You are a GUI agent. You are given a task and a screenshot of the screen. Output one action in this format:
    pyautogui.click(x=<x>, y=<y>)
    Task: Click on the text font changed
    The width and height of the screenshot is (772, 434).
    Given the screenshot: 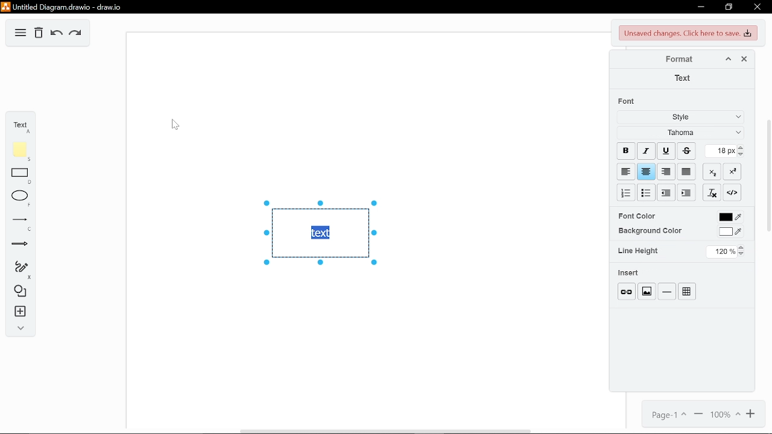 What is the action you would take?
    pyautogui.click(x=320, y=233)
    